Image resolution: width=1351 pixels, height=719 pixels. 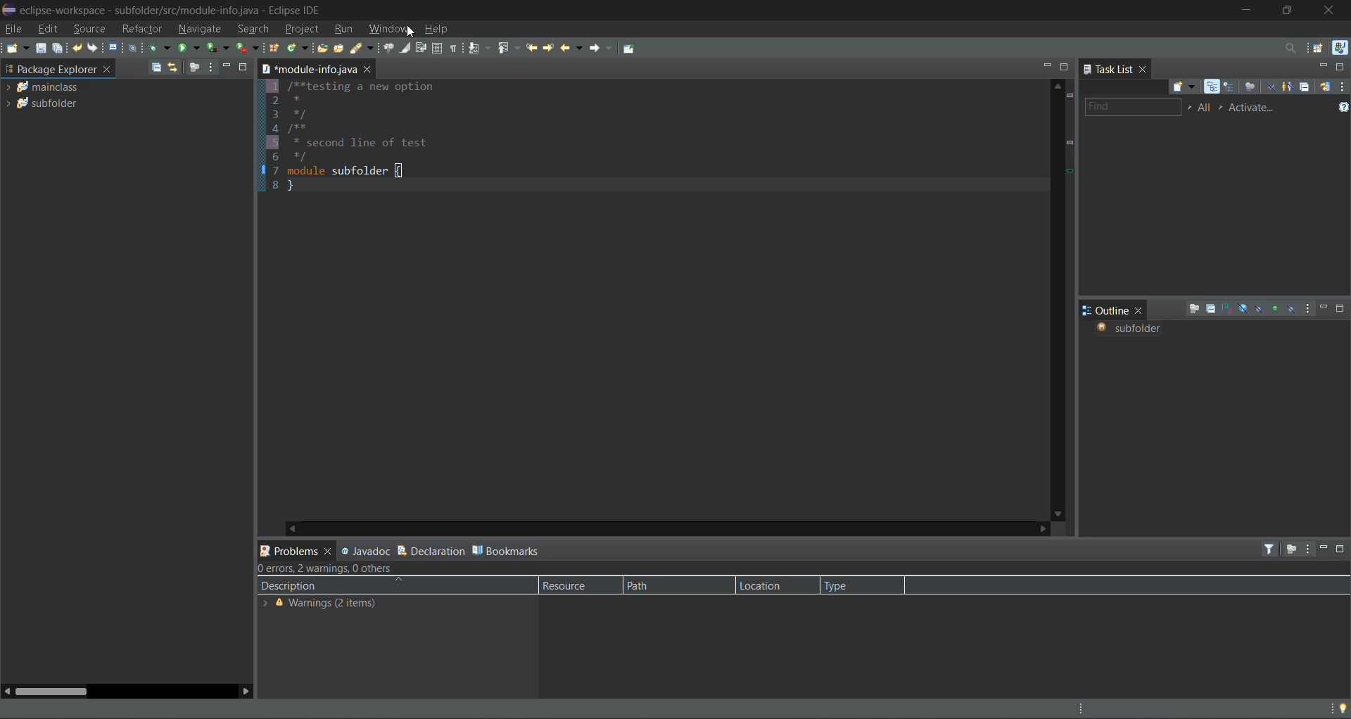 What do you see at coordinates (275, 49) in the screenshot?
I see `new java package` at bounding box center [275, 49].